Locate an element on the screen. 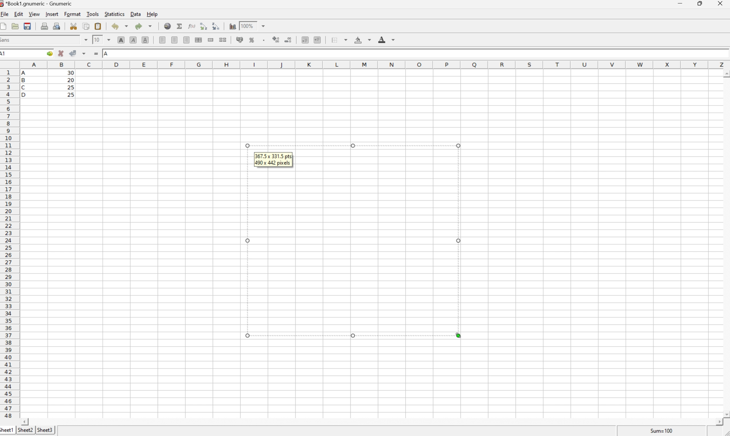 Image resolution: width=730 pixels, height=436 pixels. Insert is located at coordinates (53, 14).